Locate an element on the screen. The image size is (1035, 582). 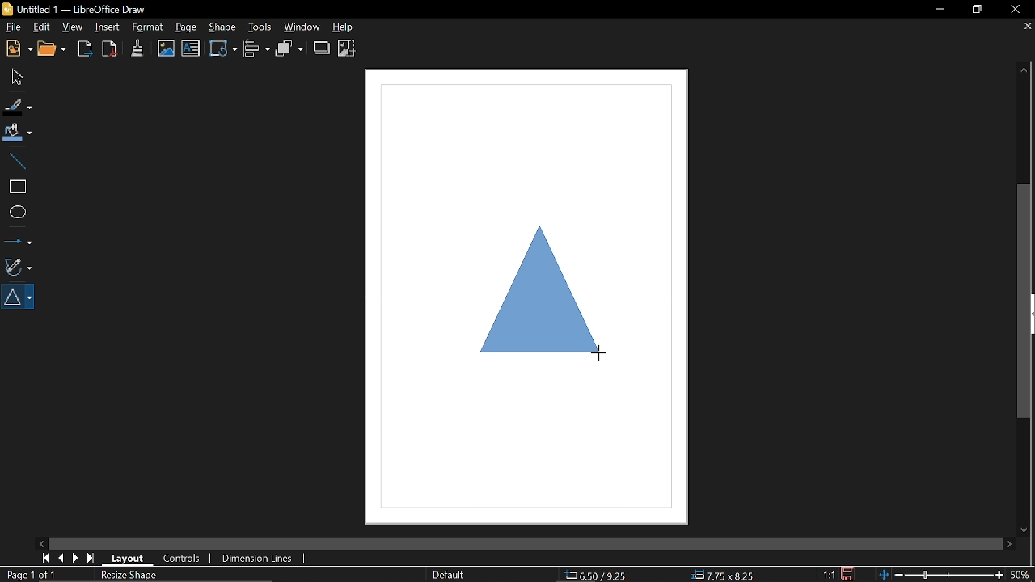
Move lfeft is located at coordinates (43, 542).